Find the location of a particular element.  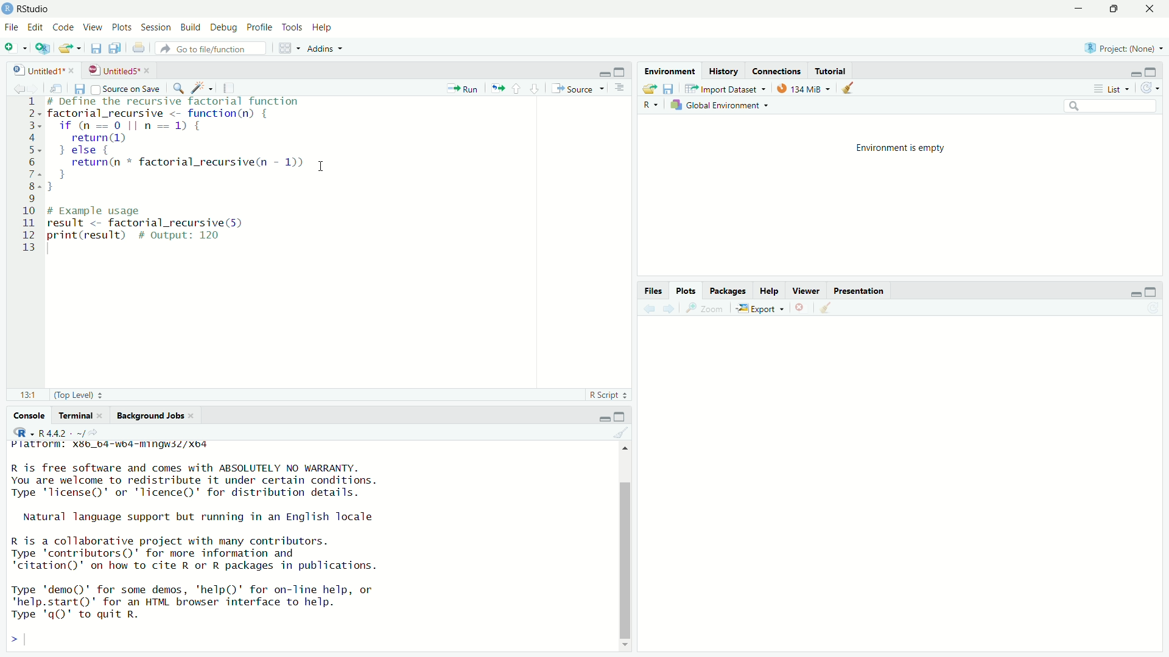

Run the current line or selection (Ctrl + Enter) is located at coordinates (465, 87).